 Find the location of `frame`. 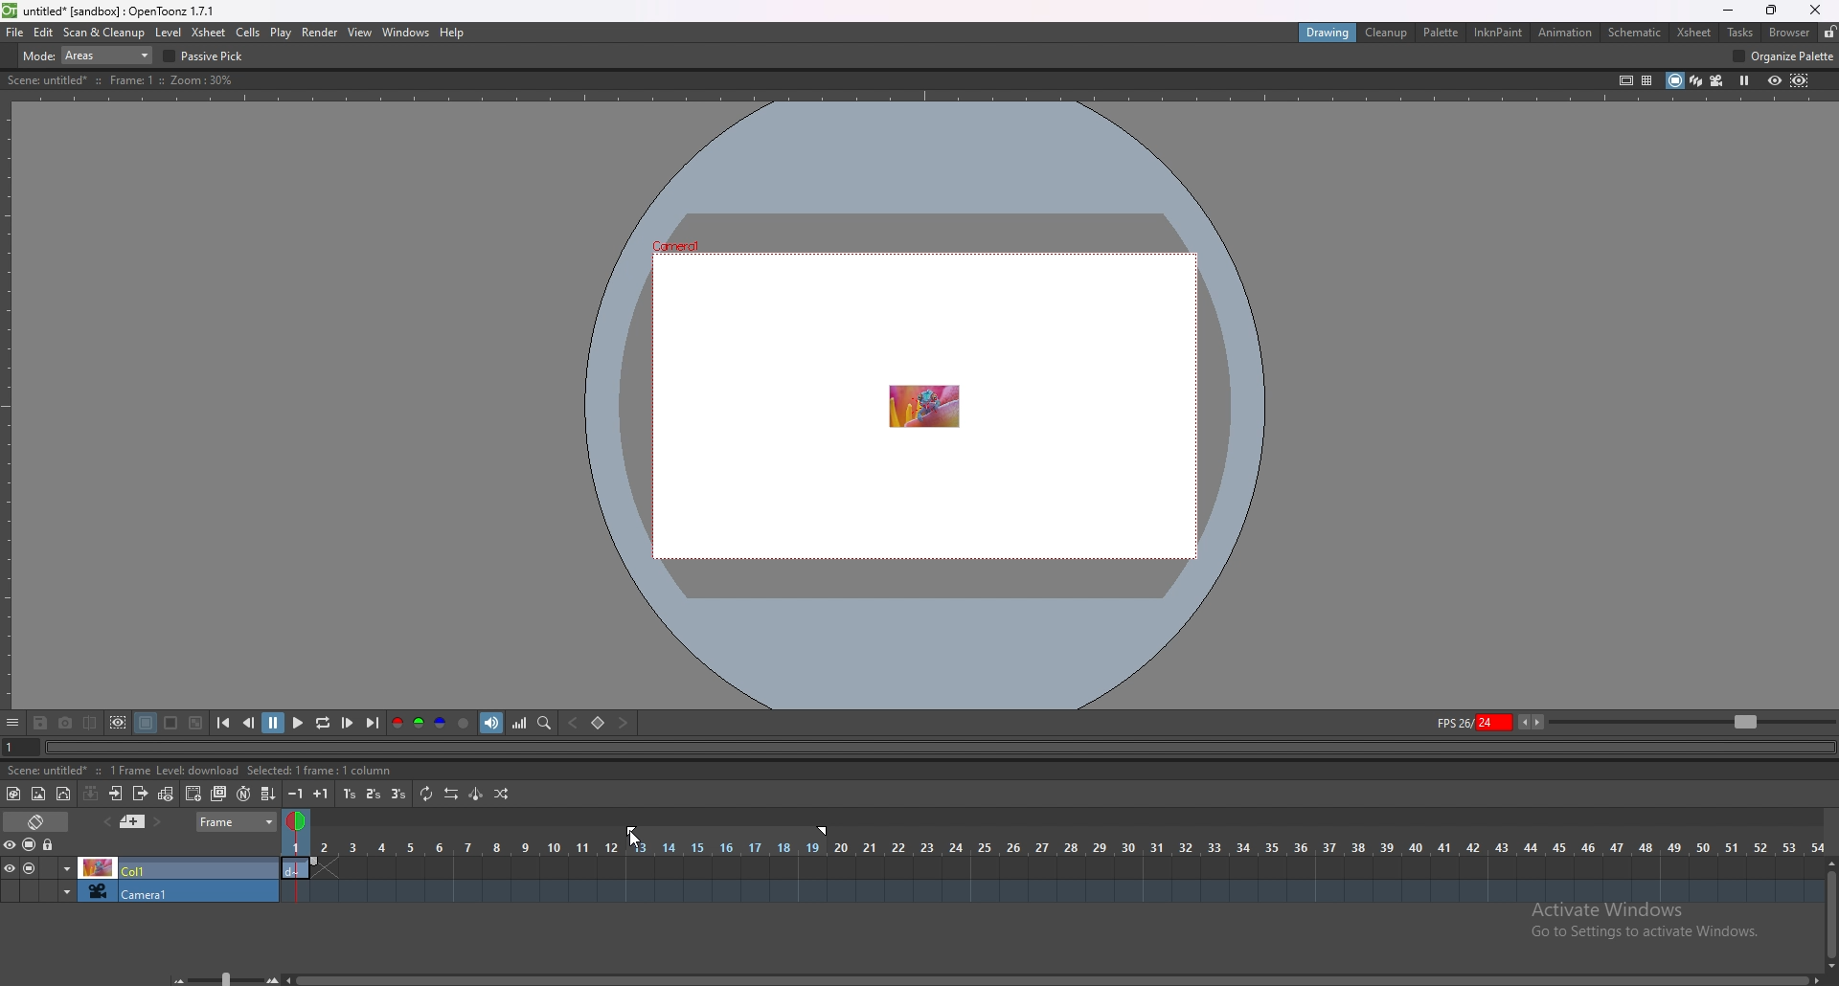

frame is located at coordinates (237, 821).